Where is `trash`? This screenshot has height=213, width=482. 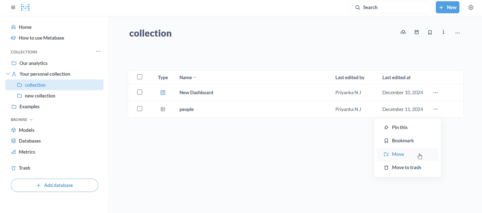 trash is located at coordinates (56, 168).